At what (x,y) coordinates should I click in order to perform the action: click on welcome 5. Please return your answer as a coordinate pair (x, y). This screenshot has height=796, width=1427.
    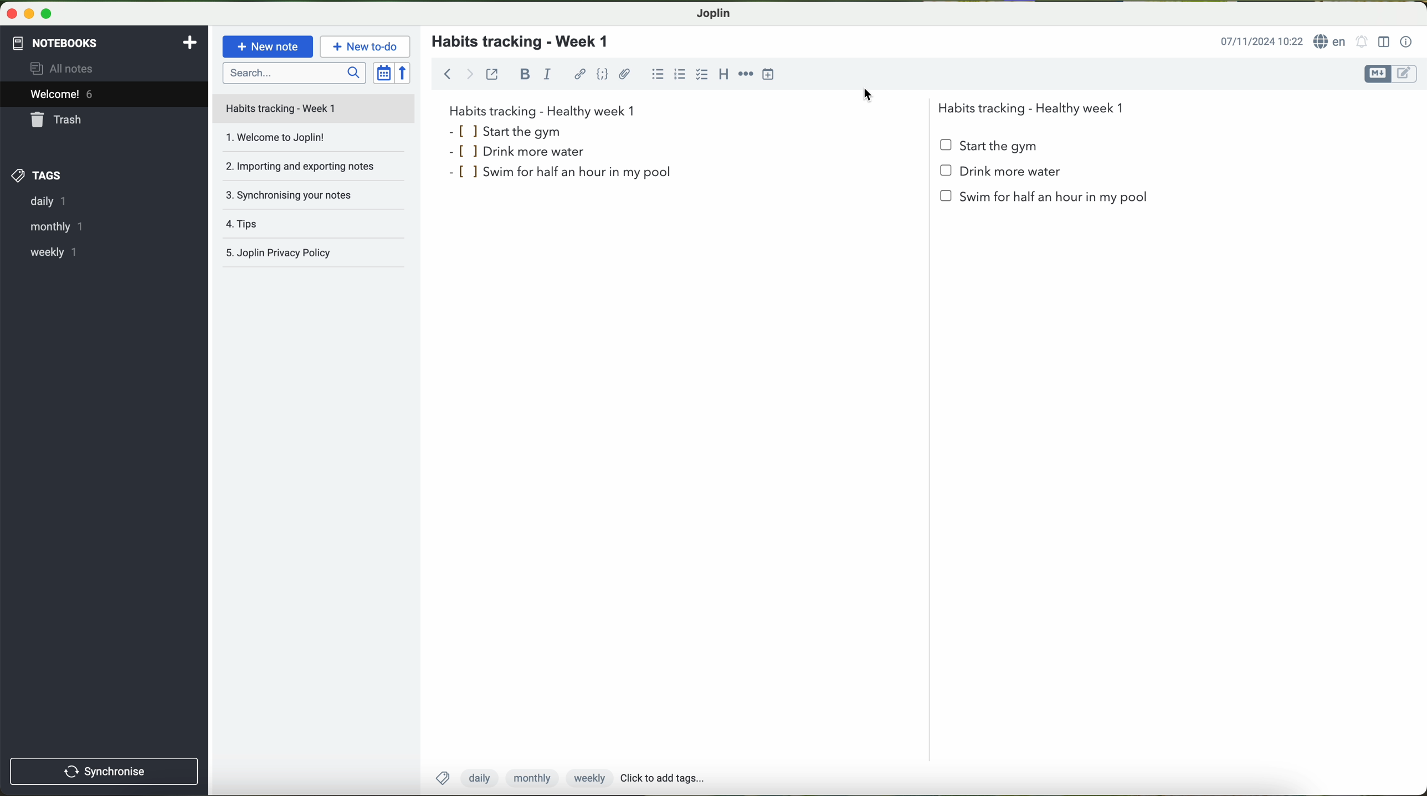
    Looking at the image, I should click on (62, 94).